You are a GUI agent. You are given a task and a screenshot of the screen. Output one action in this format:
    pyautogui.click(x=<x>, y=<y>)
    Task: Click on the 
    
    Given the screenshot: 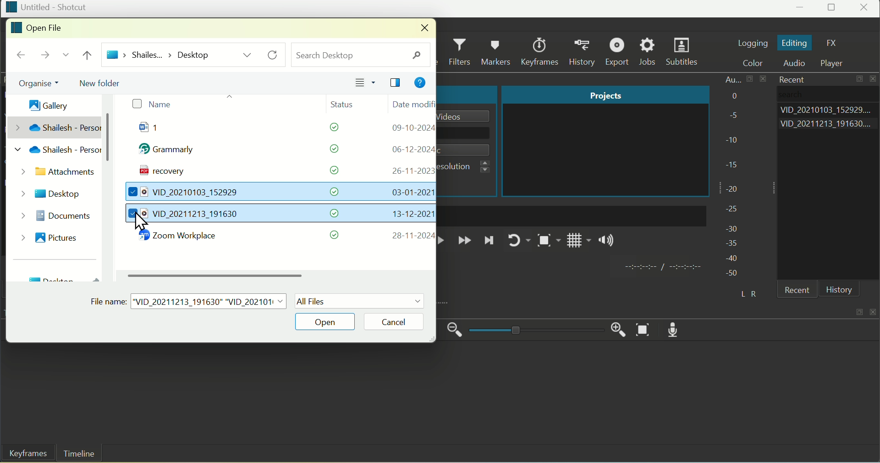 What is the action you would take?
    pyautogui.click(x=834, y=43)
    